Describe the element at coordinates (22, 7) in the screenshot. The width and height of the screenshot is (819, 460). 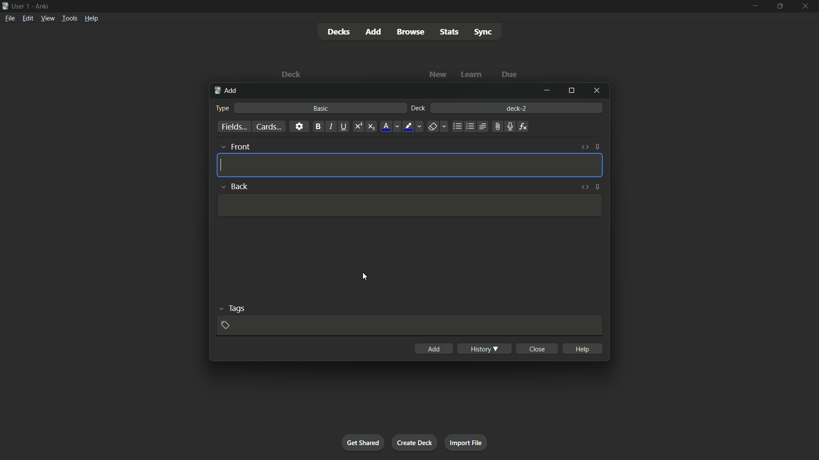
I see `user 1` at that location.